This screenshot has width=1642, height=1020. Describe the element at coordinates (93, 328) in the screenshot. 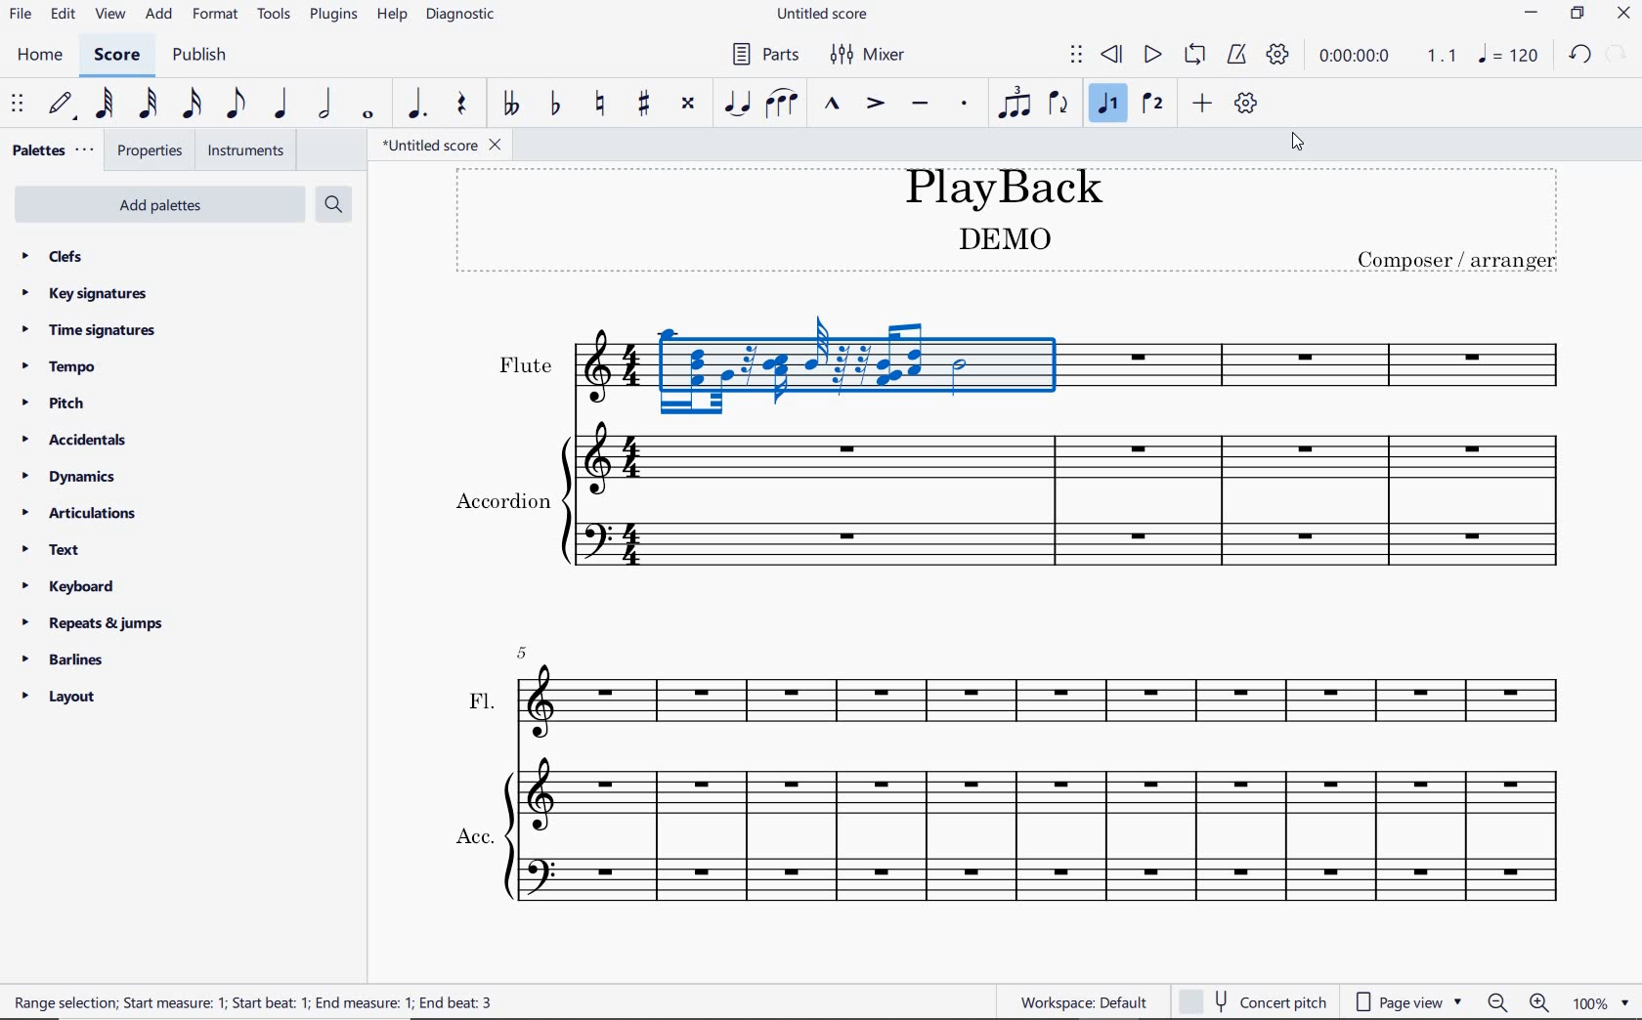

I see `time signatures` at that location.